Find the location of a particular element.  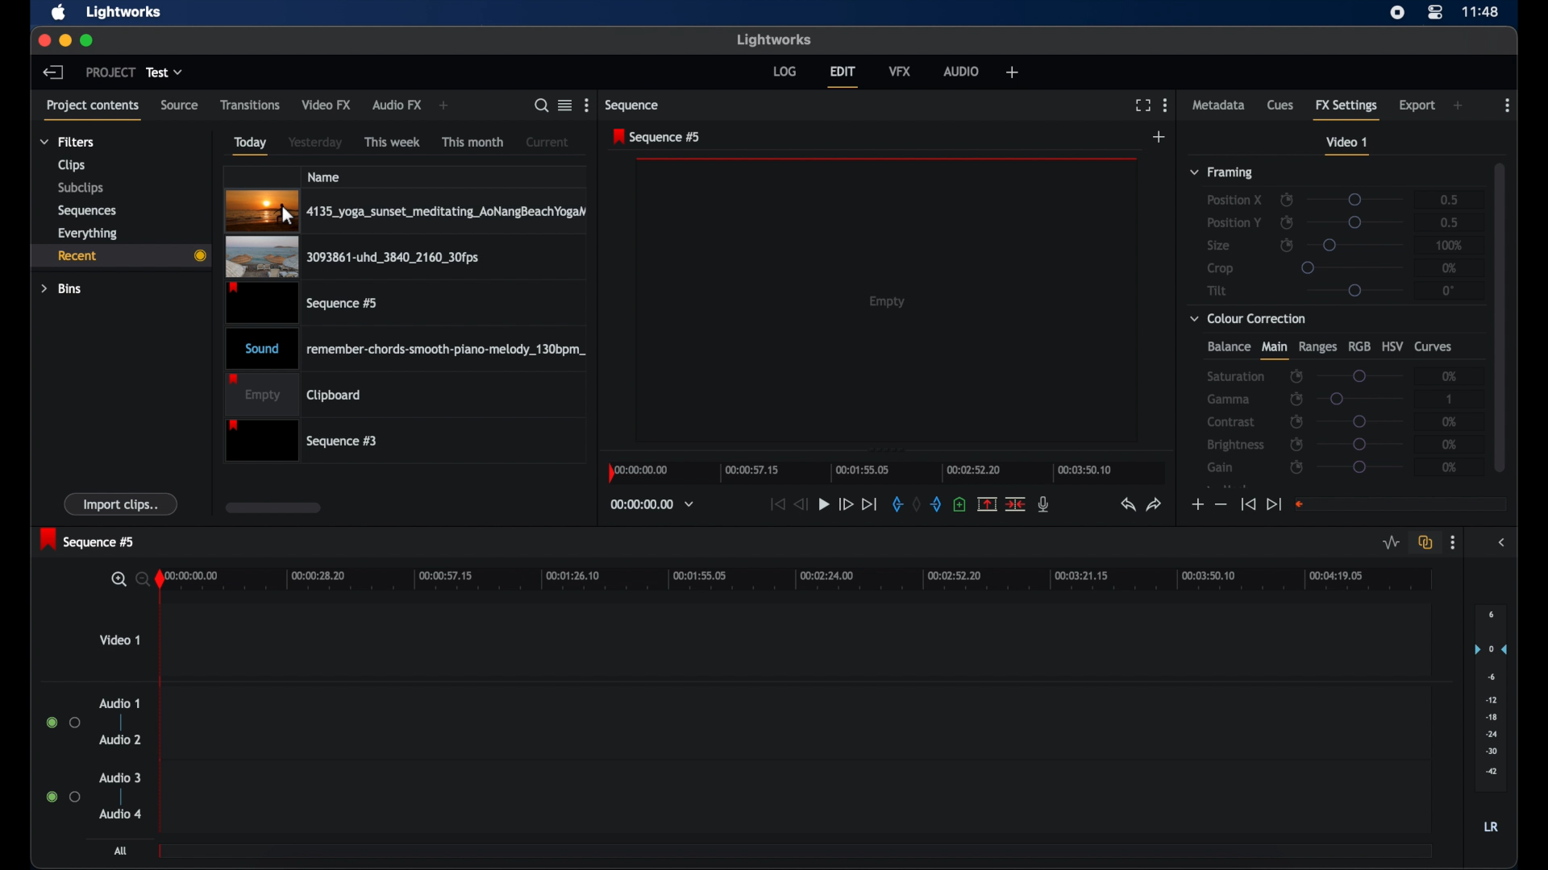

0% is located at coordinates (1450, 467).